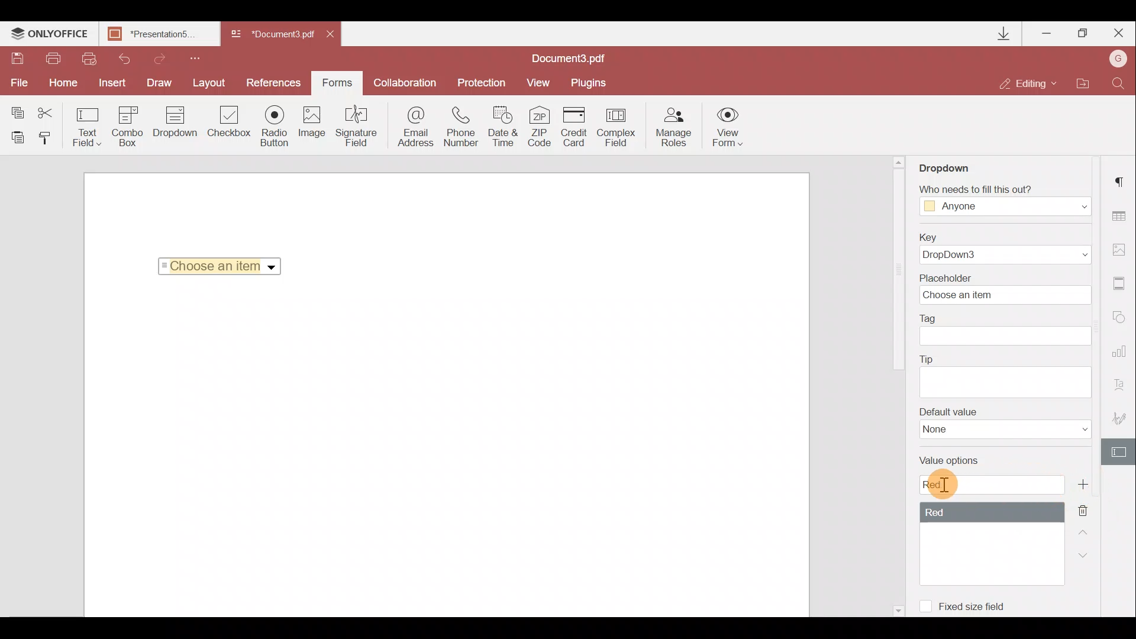 Image resolution: width=1136 pixels, height=639 pixels. I want to click on ONLYOFFICE, so click(50, 35).